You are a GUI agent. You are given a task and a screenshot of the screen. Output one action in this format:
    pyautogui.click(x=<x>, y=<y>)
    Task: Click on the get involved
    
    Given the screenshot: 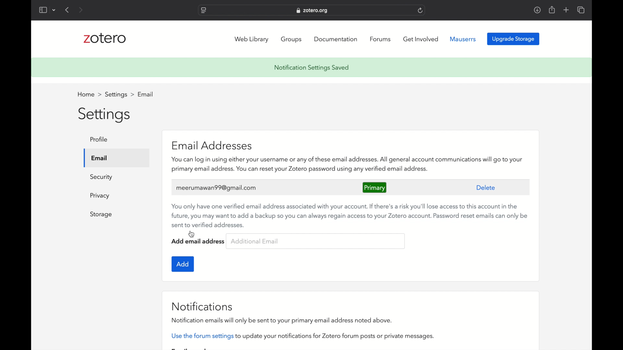 What is the action you would take?
    pyautogui.click(x=421, y=39)
    